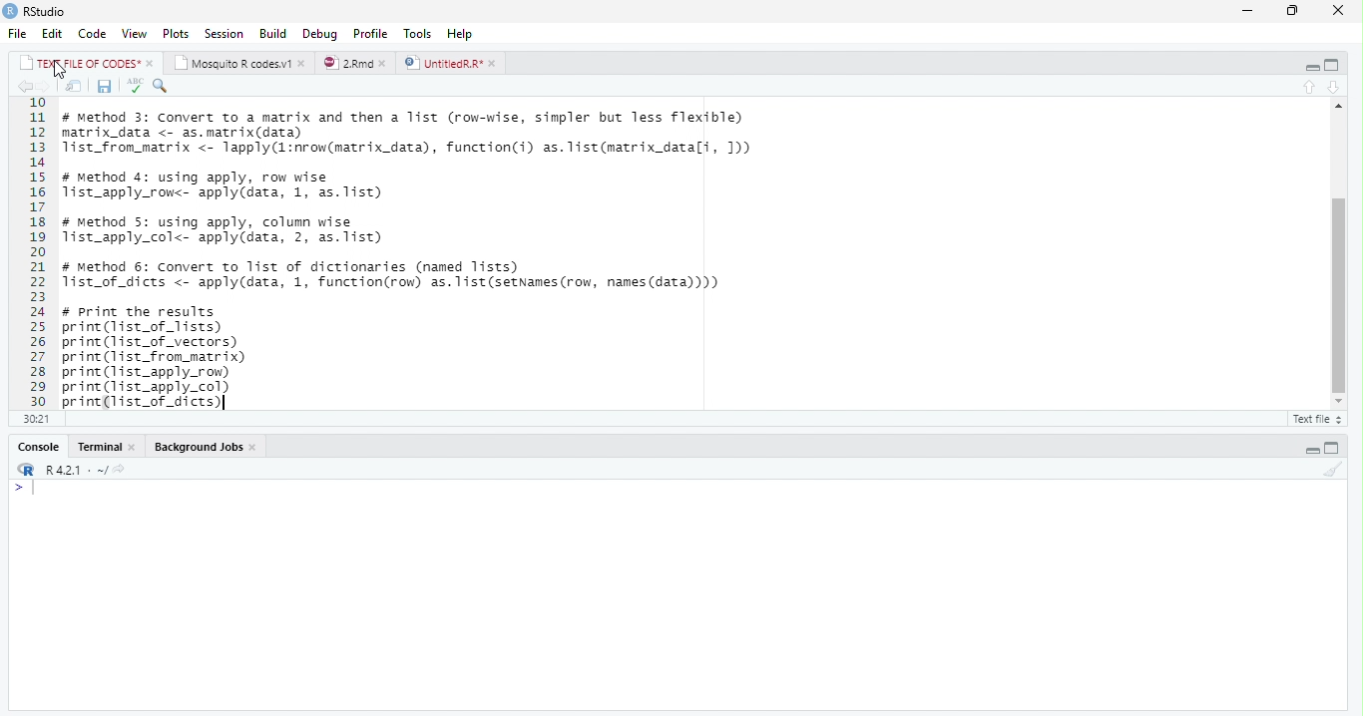  What do you see at coordinates (20, 33) in the screenshot?
I see `File` at bounding box center [20, 33].